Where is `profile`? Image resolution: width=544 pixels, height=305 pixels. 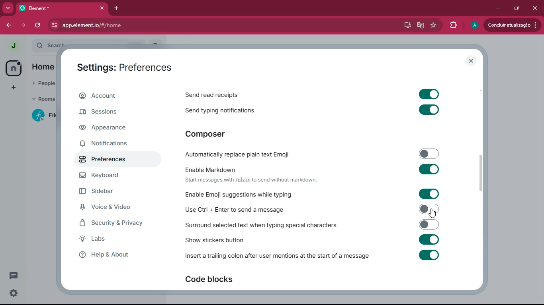 profile is located at coordinates (474, 25).